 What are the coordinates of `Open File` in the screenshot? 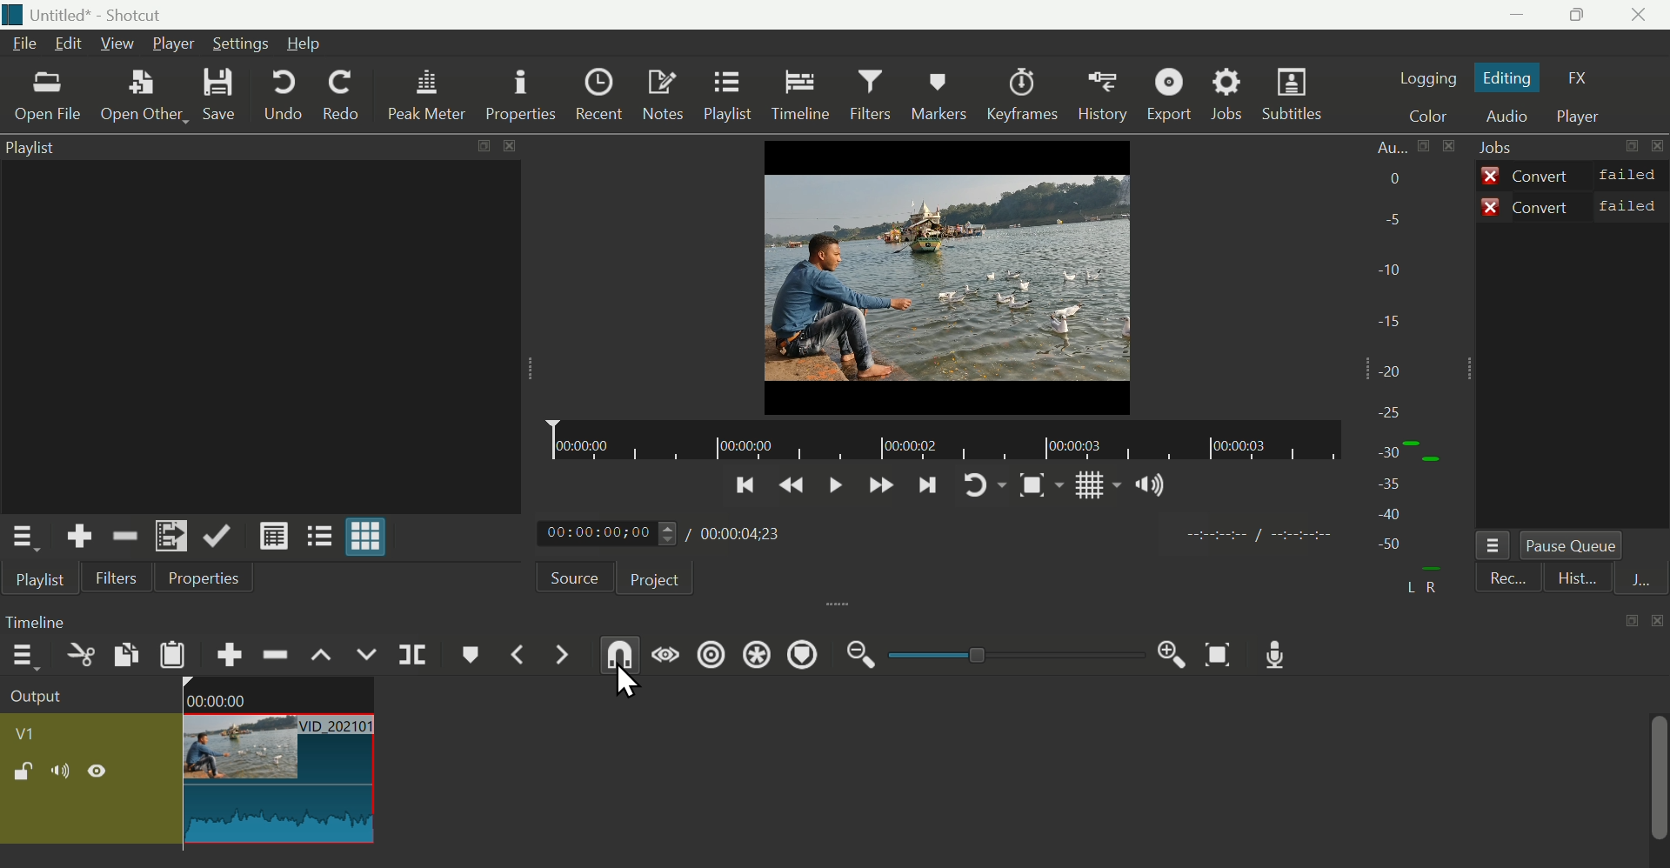 It's located at (45, 100).